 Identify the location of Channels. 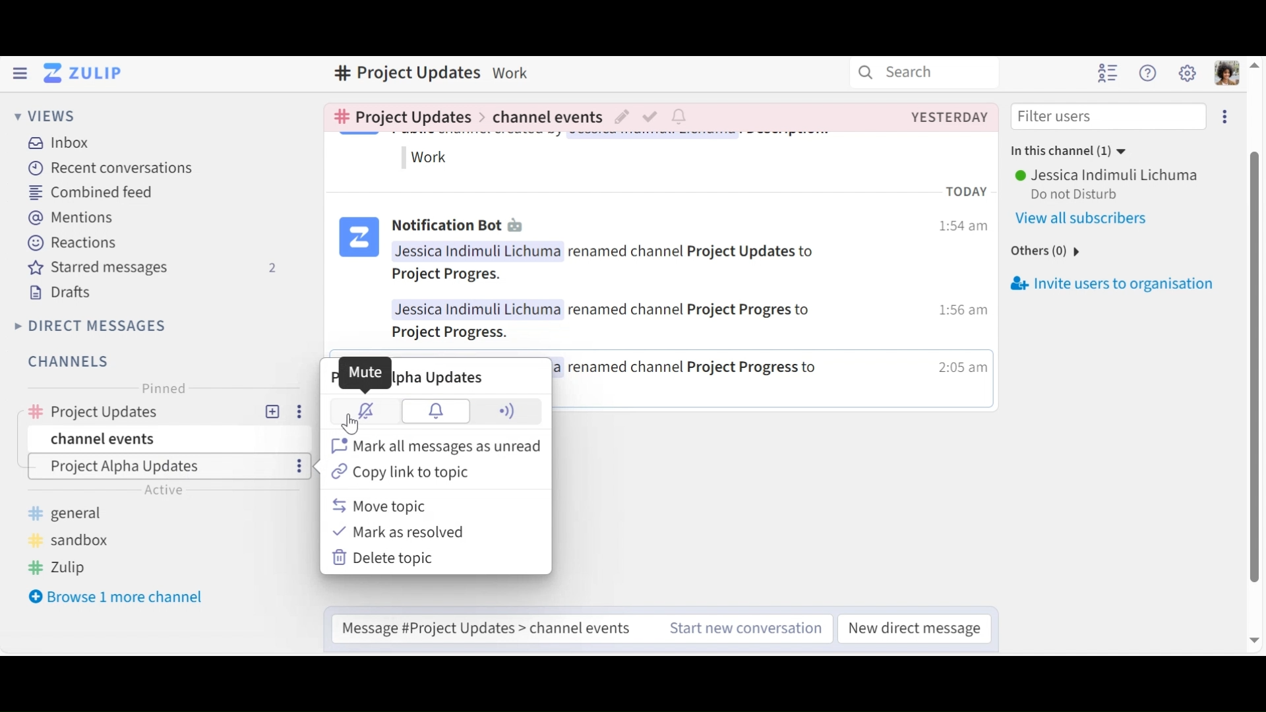
(73, 363).